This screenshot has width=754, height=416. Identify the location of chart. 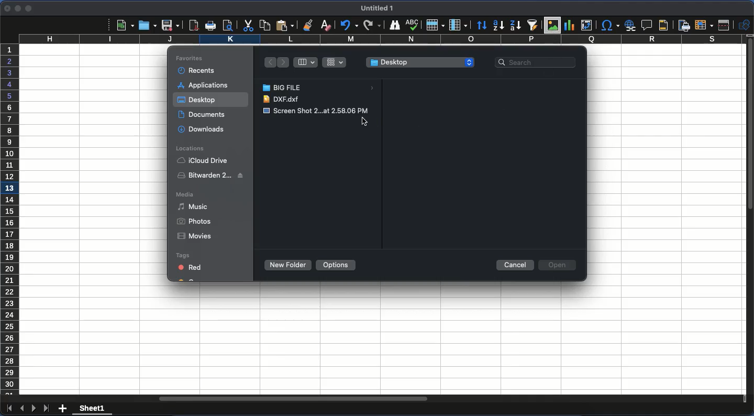
(570, 26).